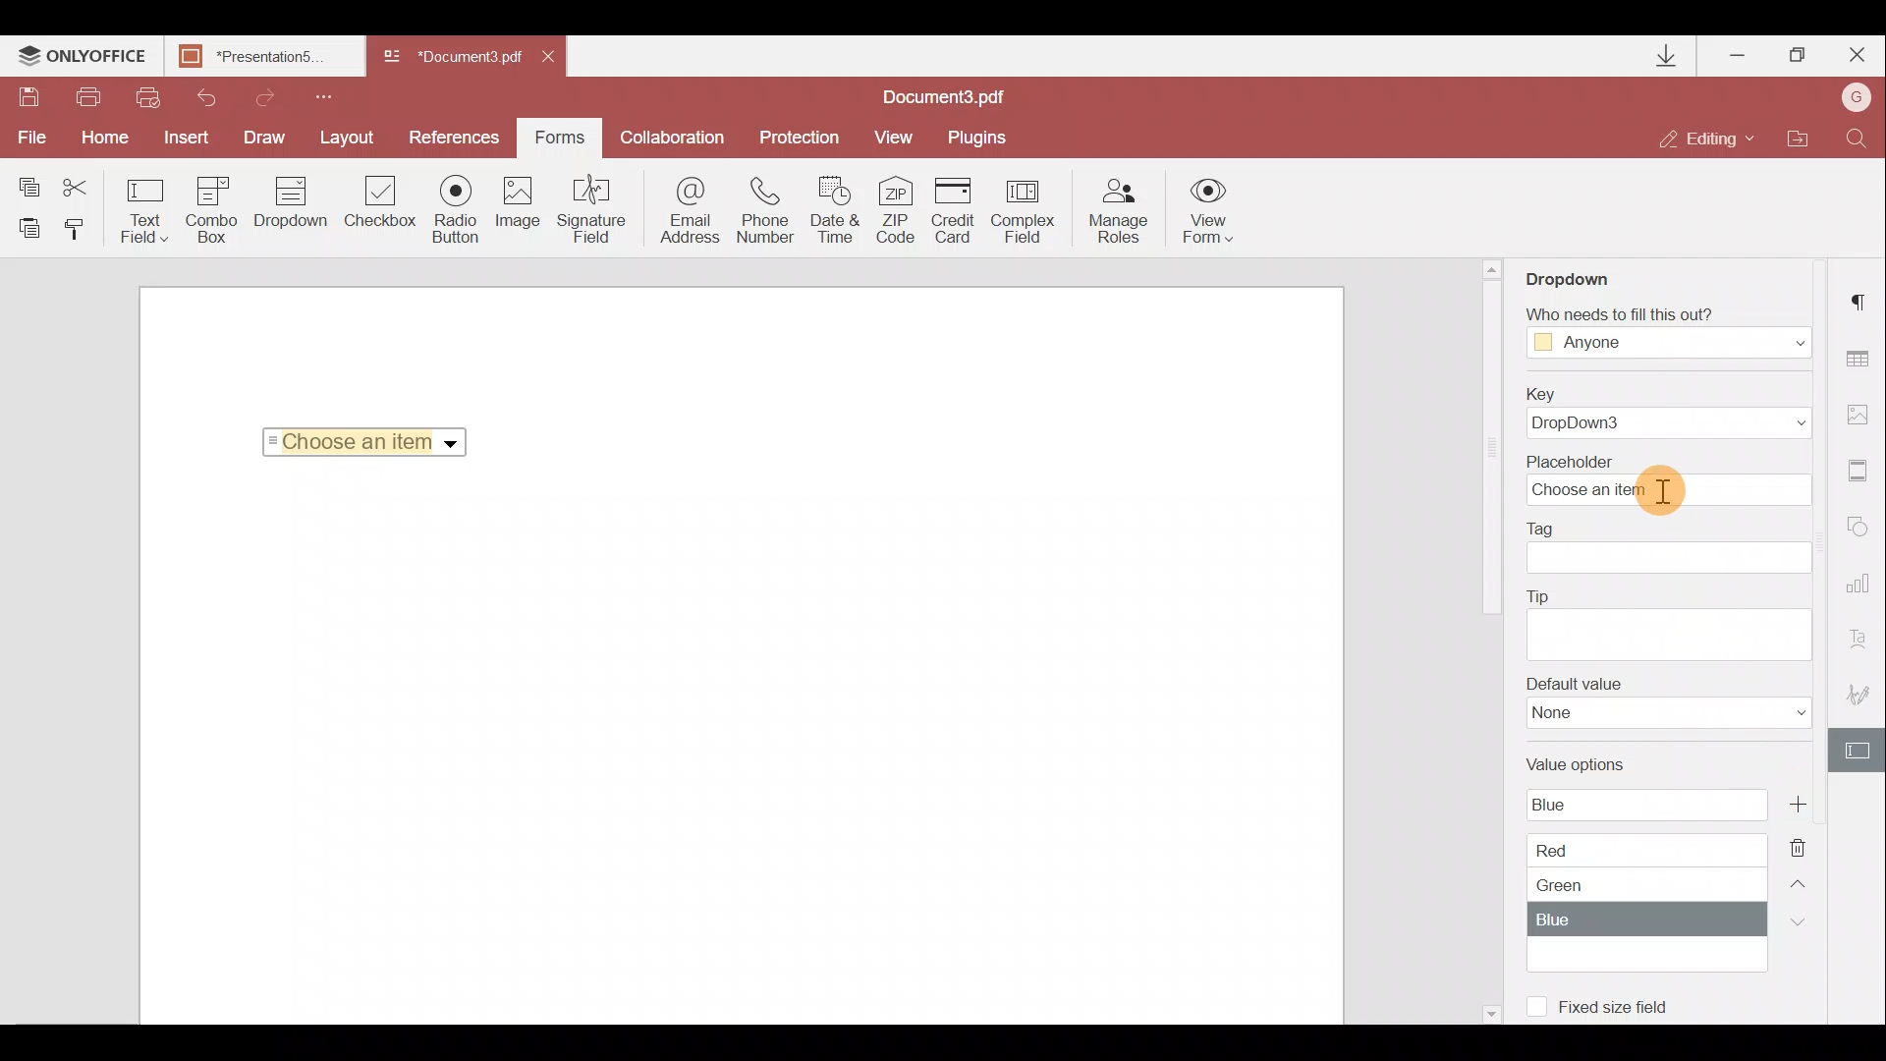 The image size is (1886, 1061). I want to click on Credit card, so click(956, 208).